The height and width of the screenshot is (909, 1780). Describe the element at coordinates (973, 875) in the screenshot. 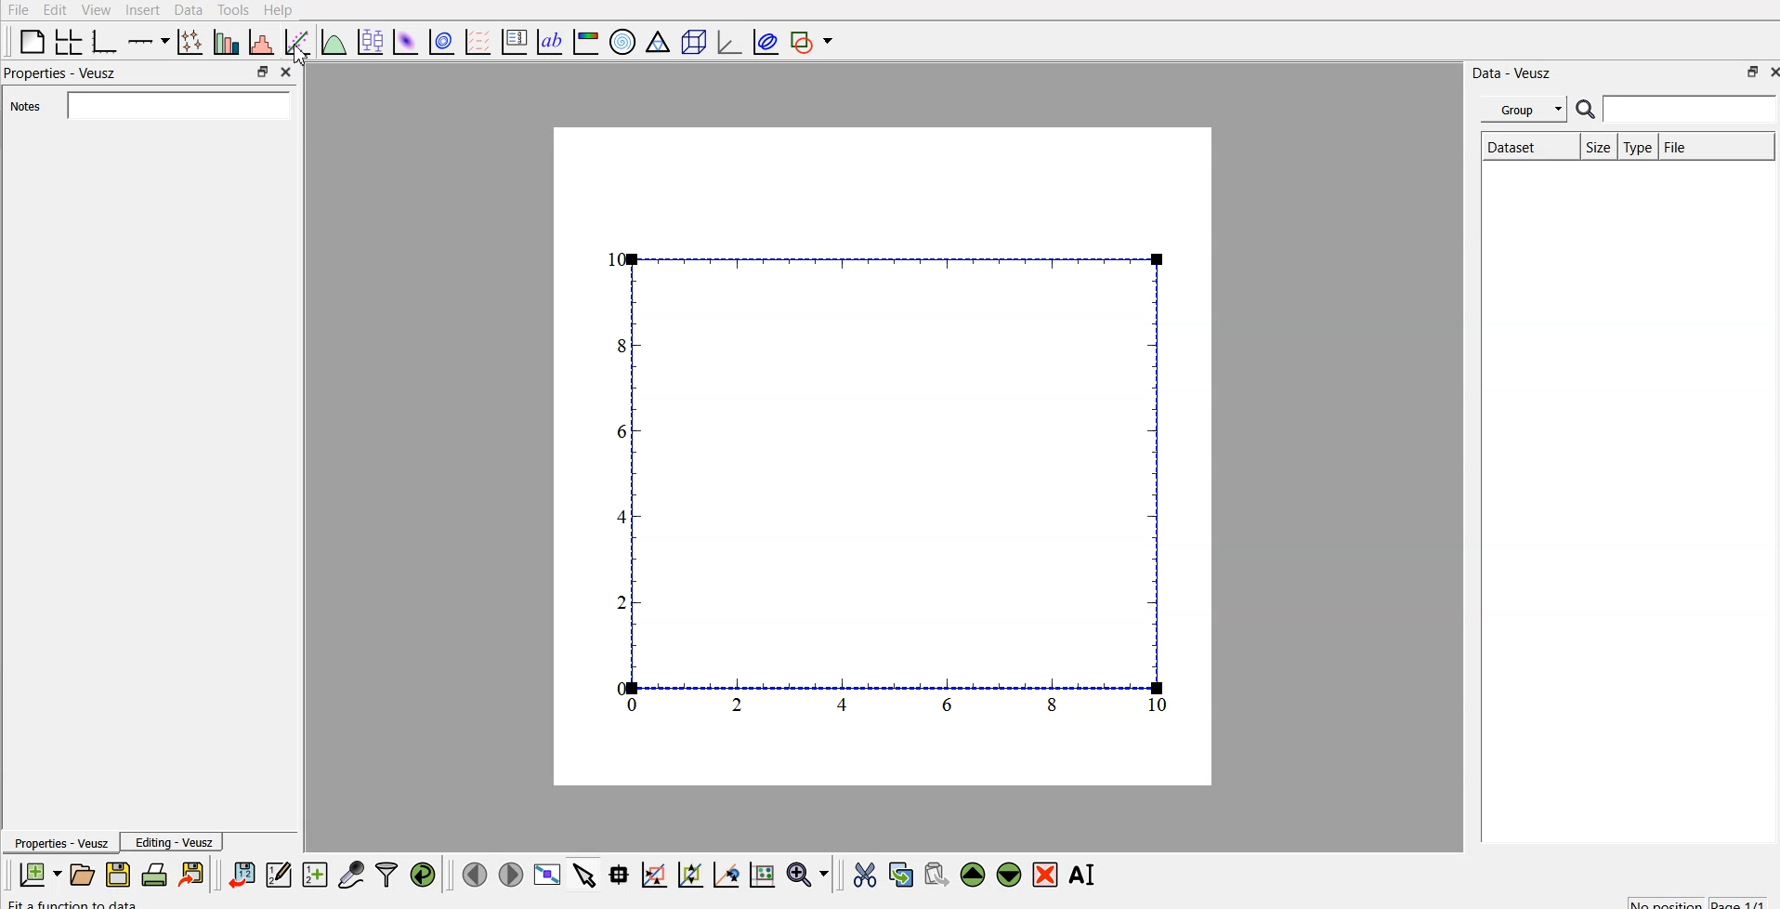

I see `move up the selected widget` at that location.